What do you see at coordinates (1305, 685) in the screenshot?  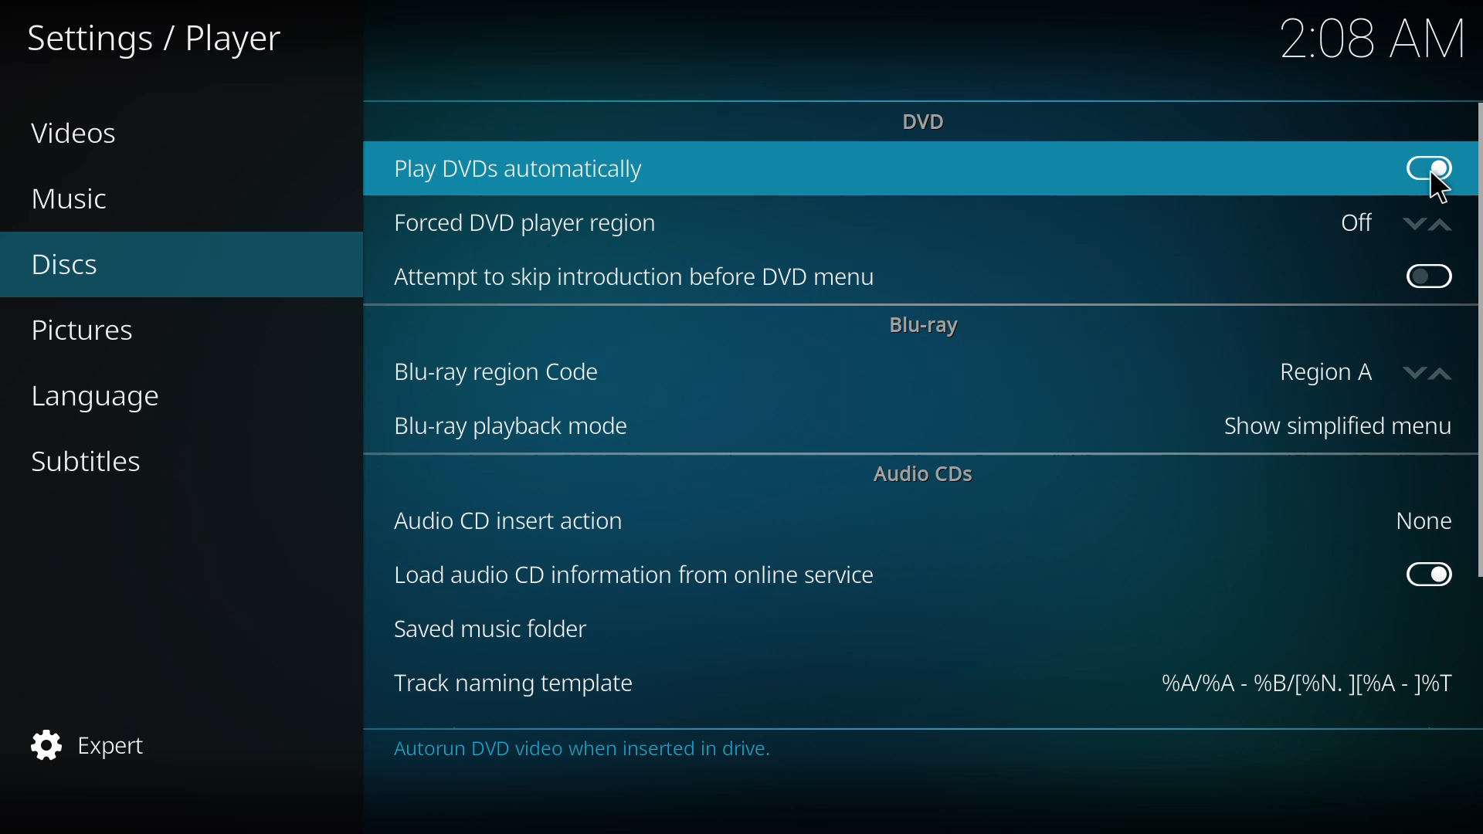 I see `template` at bounding box center [1305, 685].